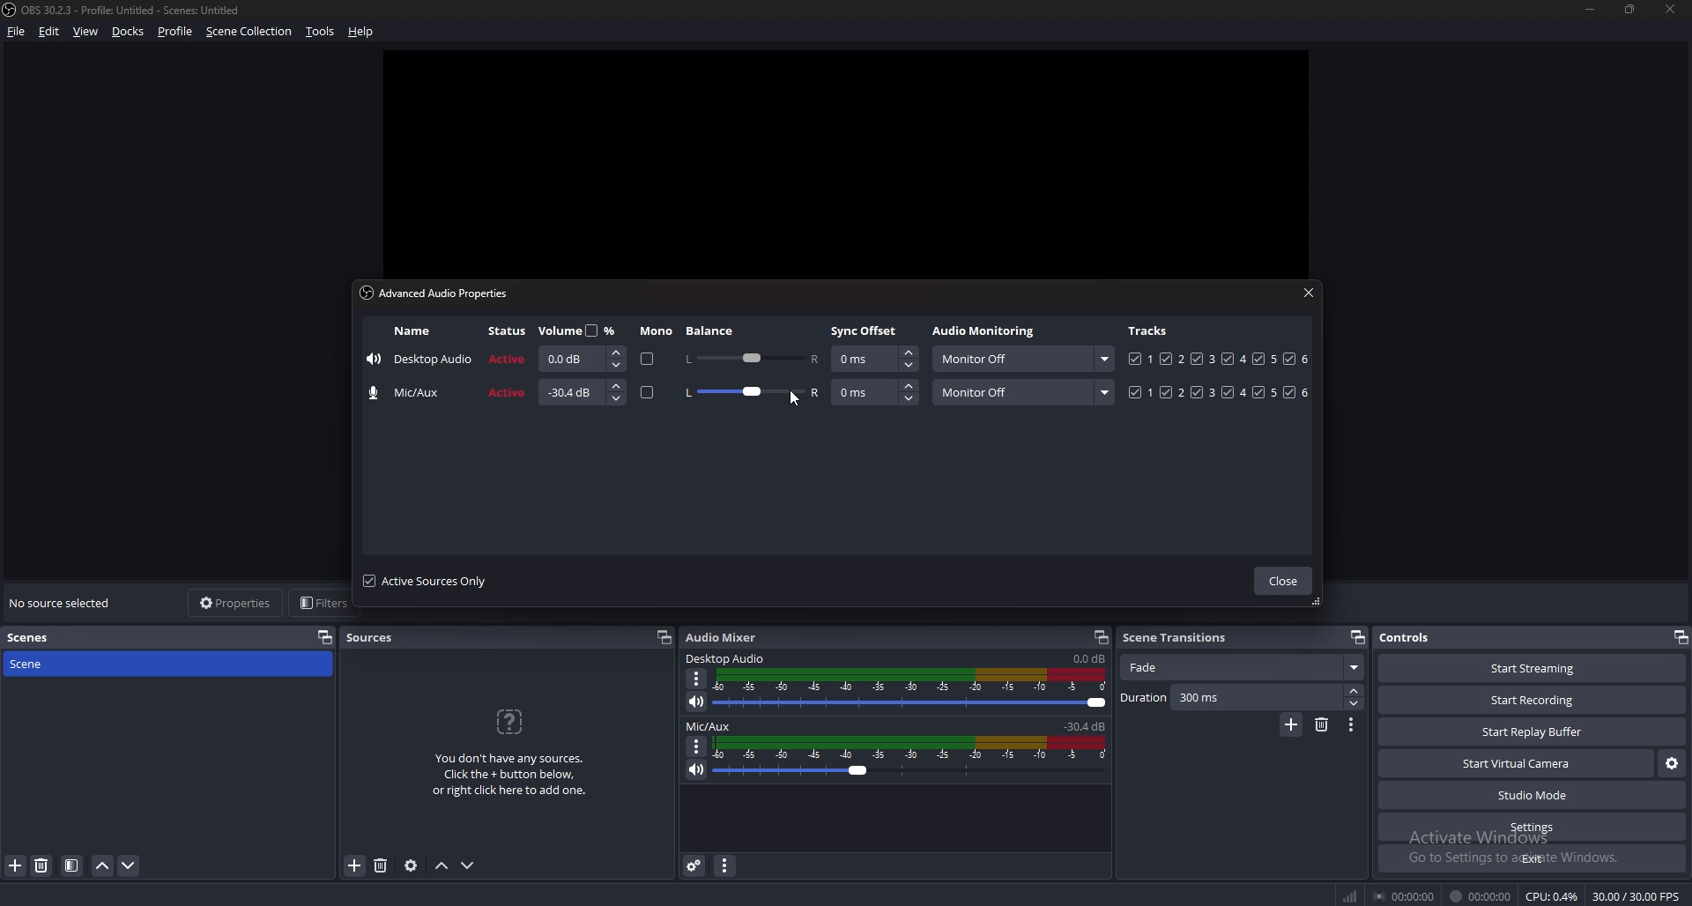 This screenshot has height=906, width=1692. I want to click on audio mixer menu, so click(724, 866).